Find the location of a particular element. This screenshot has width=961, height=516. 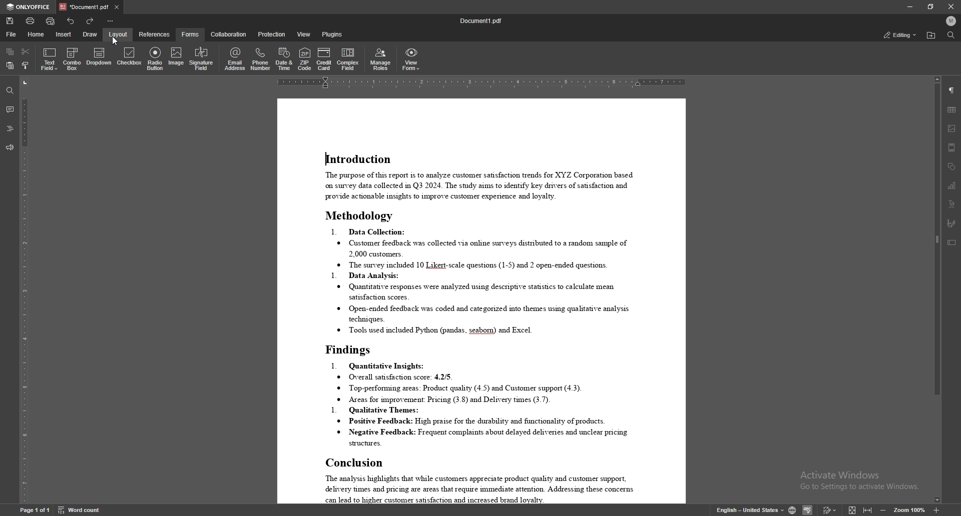

page is located at coordinates (35, 510).